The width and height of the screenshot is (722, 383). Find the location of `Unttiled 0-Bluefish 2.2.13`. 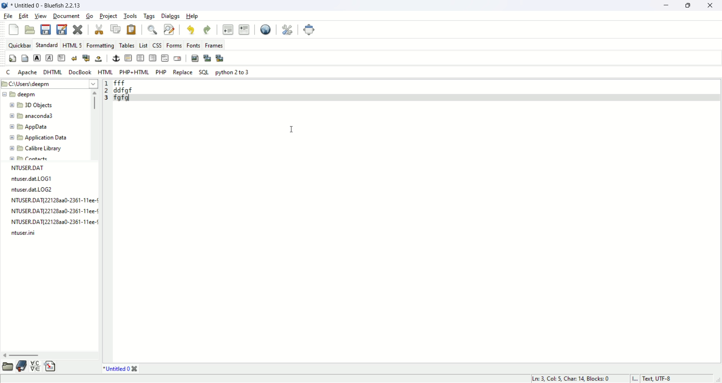

Unttiled 0-Bluefish 2.2.13 is located at coordinates (47, 6).